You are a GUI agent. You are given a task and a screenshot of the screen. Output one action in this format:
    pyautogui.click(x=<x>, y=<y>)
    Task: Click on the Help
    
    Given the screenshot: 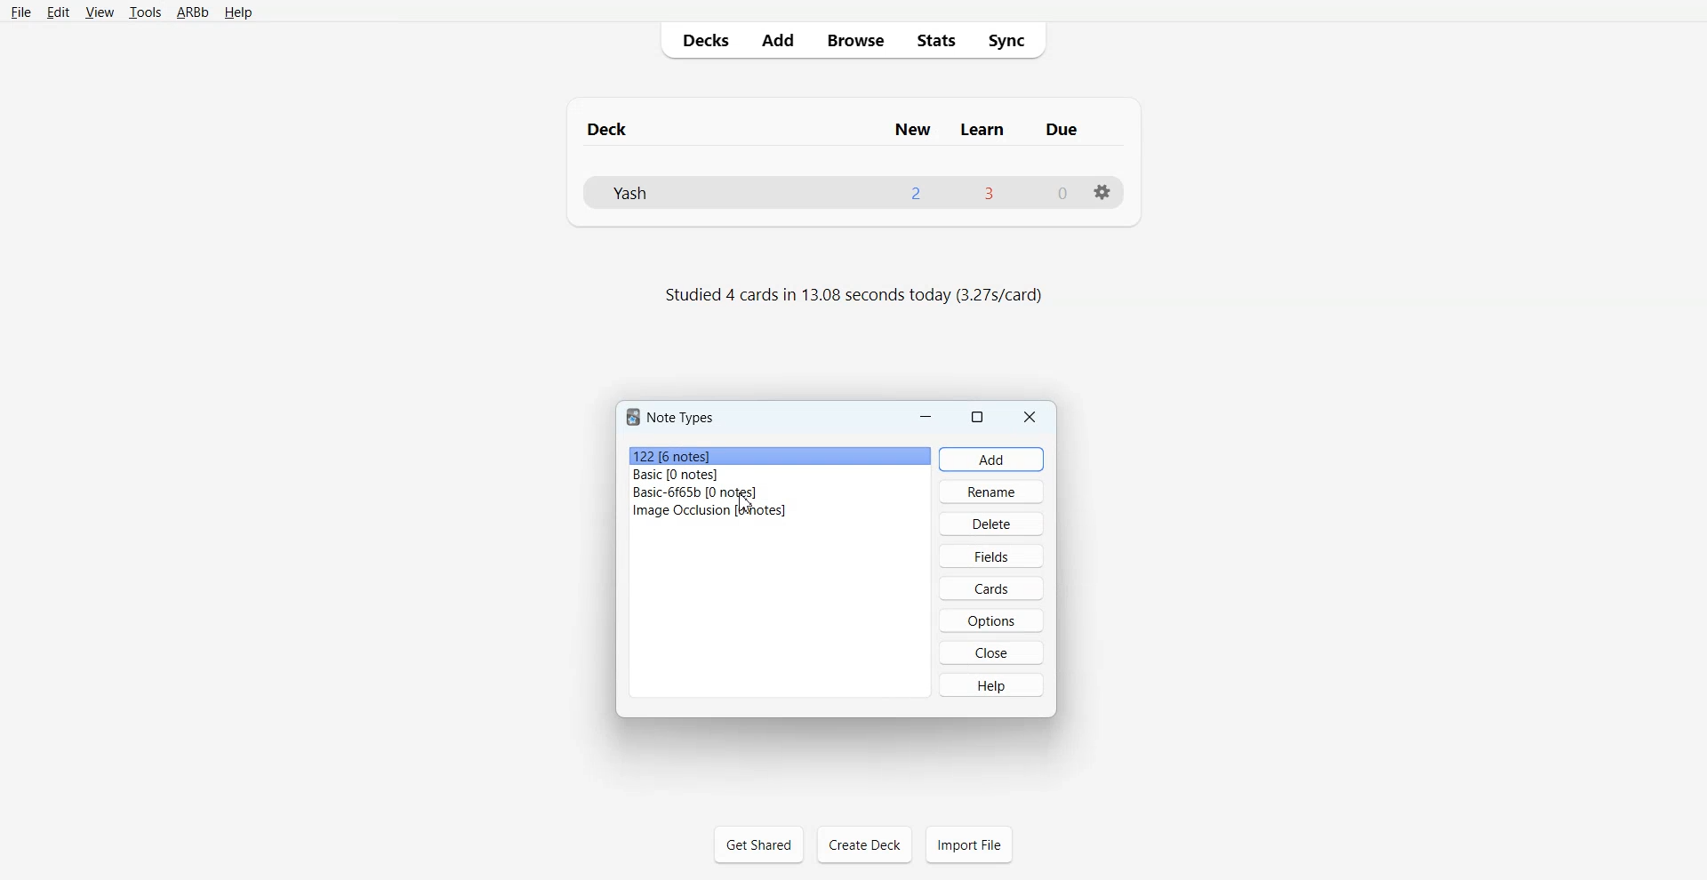 What is the action you would take?
    pyautogui.click(x=990, y=684)
    